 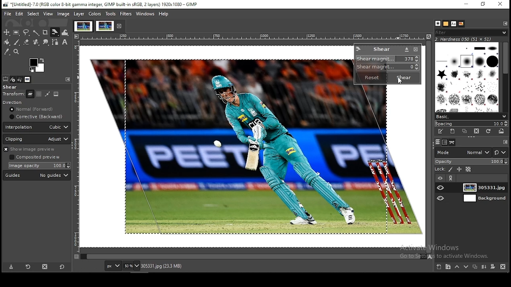 I want to click on image, so click(x=56, y=94).